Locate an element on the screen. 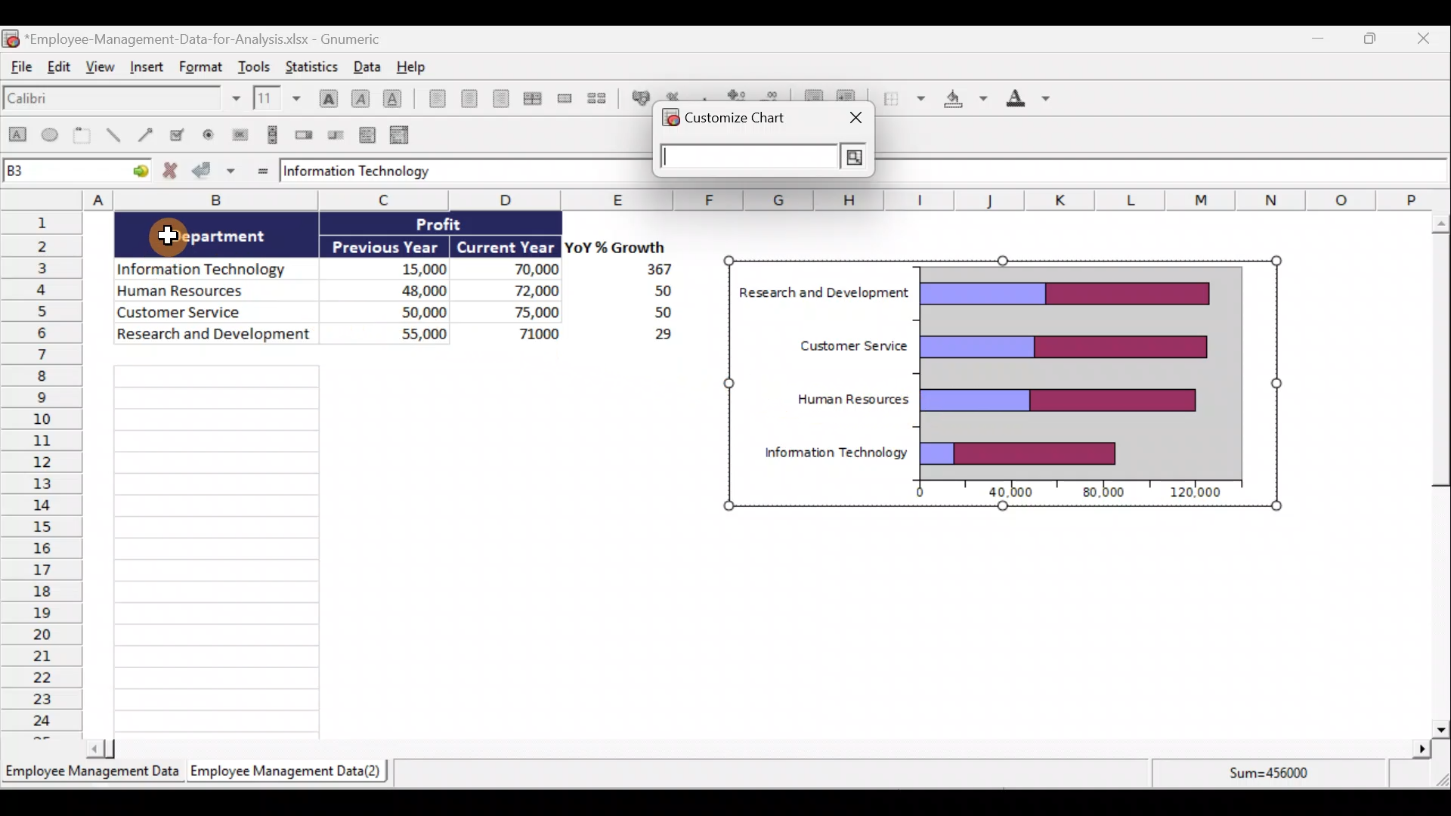 This screenshot has width=1451, height=816. Gnumeric logo is located at coordinates (11, 38).